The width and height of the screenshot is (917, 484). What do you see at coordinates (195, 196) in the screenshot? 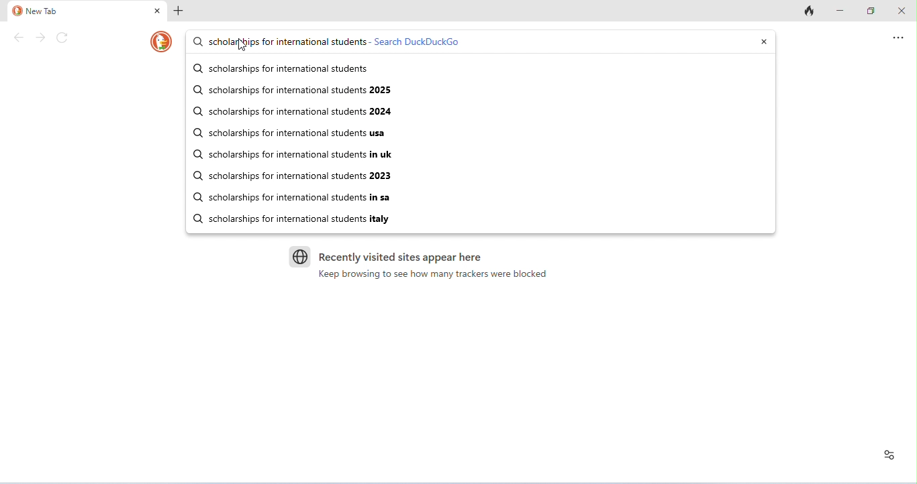
I see `search icon` at bounding box center [195, 196].